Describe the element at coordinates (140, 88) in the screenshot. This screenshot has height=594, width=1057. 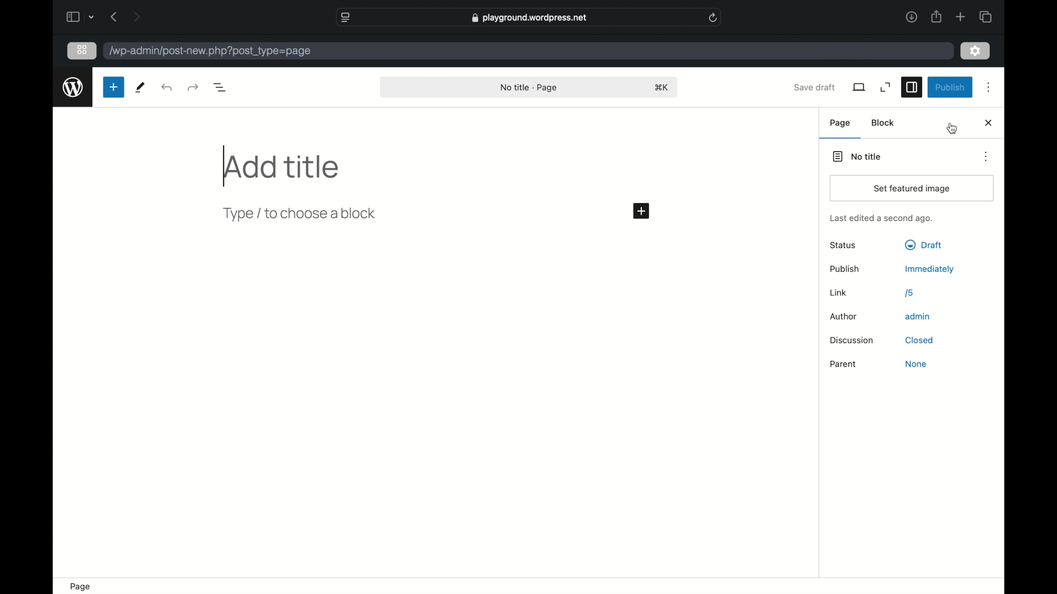
I see `tools` at that location.